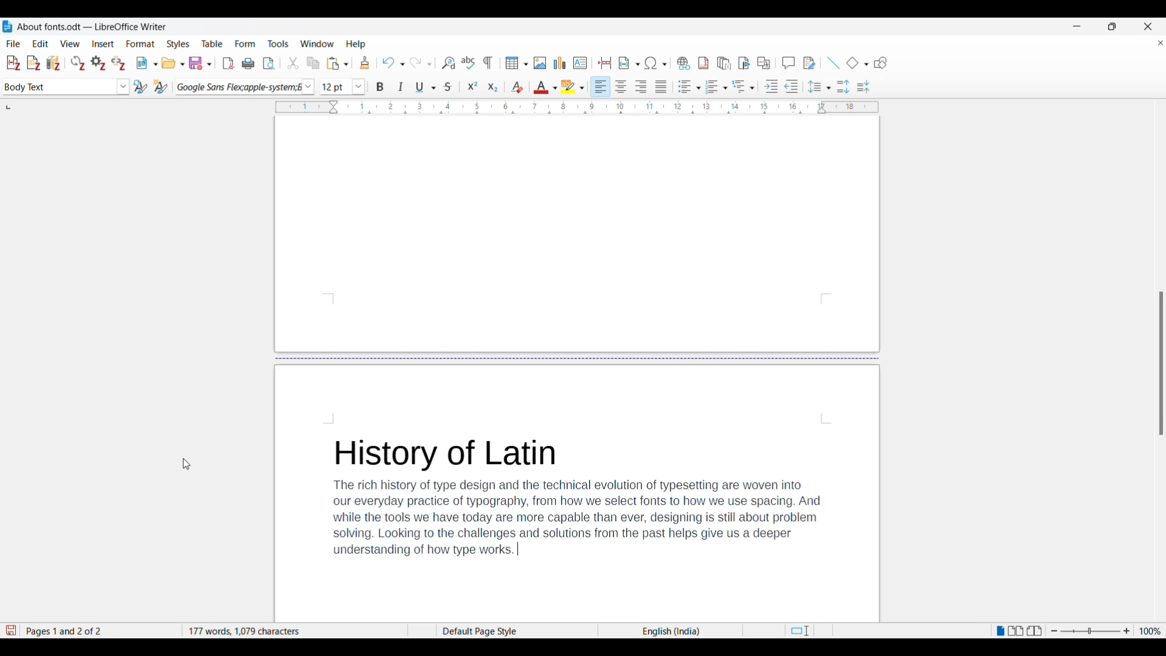 This screenshot has width=1166, height=656. I want to click on Clear direct formatting , so click(517, 86).